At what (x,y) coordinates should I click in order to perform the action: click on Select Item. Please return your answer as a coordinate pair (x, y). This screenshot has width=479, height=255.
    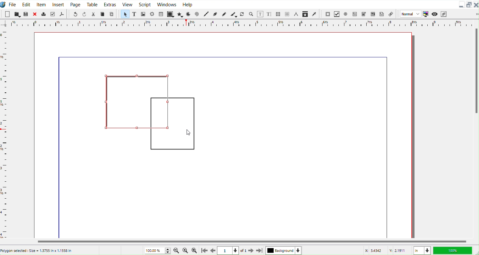
    Looking at the image, I should click on (125, 14).